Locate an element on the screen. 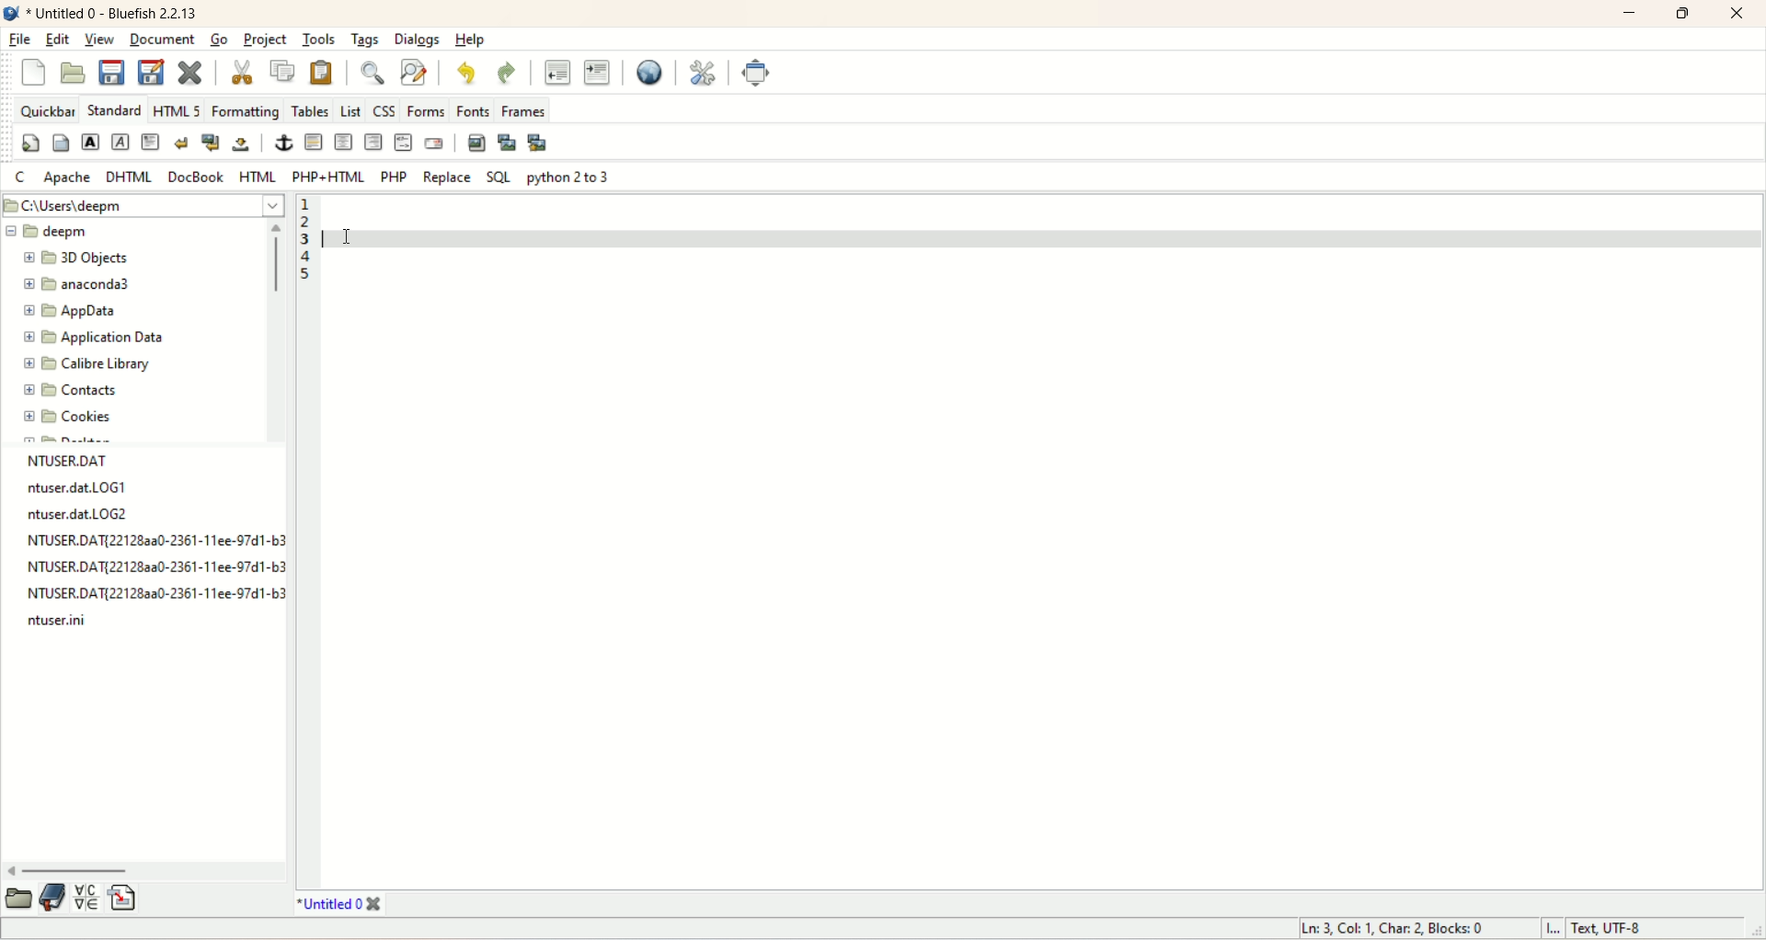  I is located at coordinates (1548, 928).